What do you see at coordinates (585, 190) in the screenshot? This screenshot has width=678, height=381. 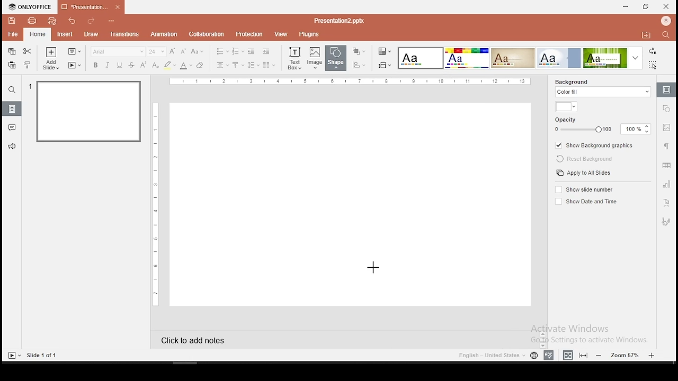 I see `show slide number on/off` at bounding box center [585, 190].